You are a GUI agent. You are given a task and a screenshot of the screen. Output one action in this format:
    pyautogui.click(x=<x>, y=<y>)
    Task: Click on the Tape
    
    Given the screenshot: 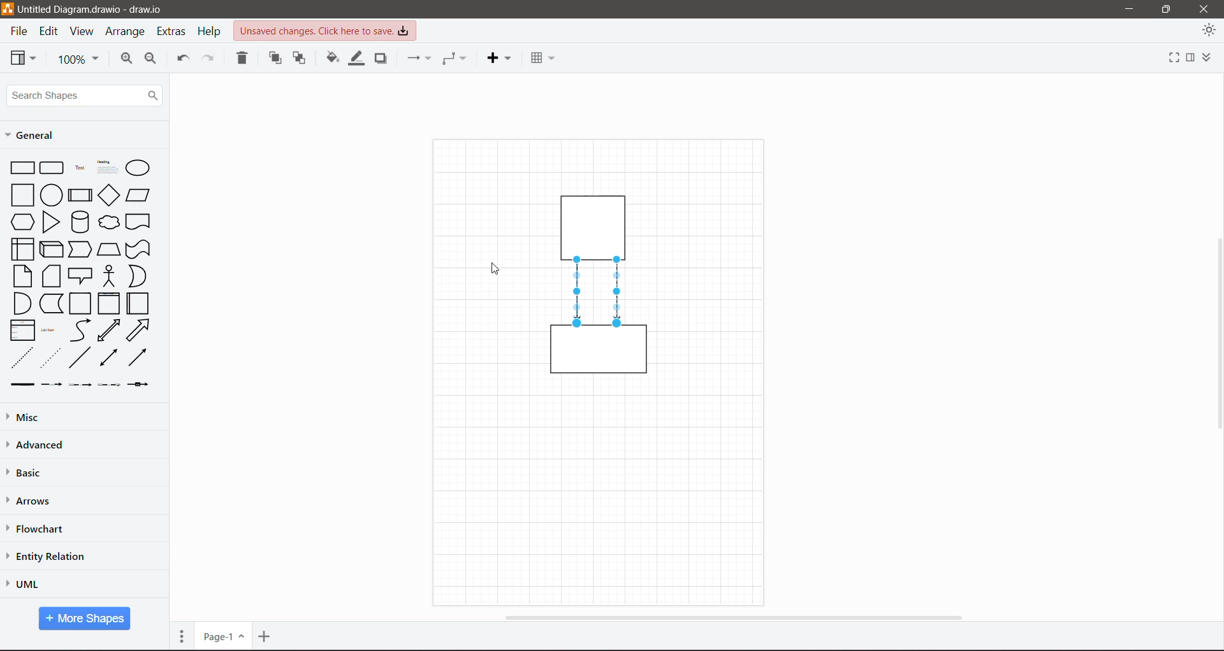 What is the action you would take?
    pyautogui.click(x=140, y=248)
    